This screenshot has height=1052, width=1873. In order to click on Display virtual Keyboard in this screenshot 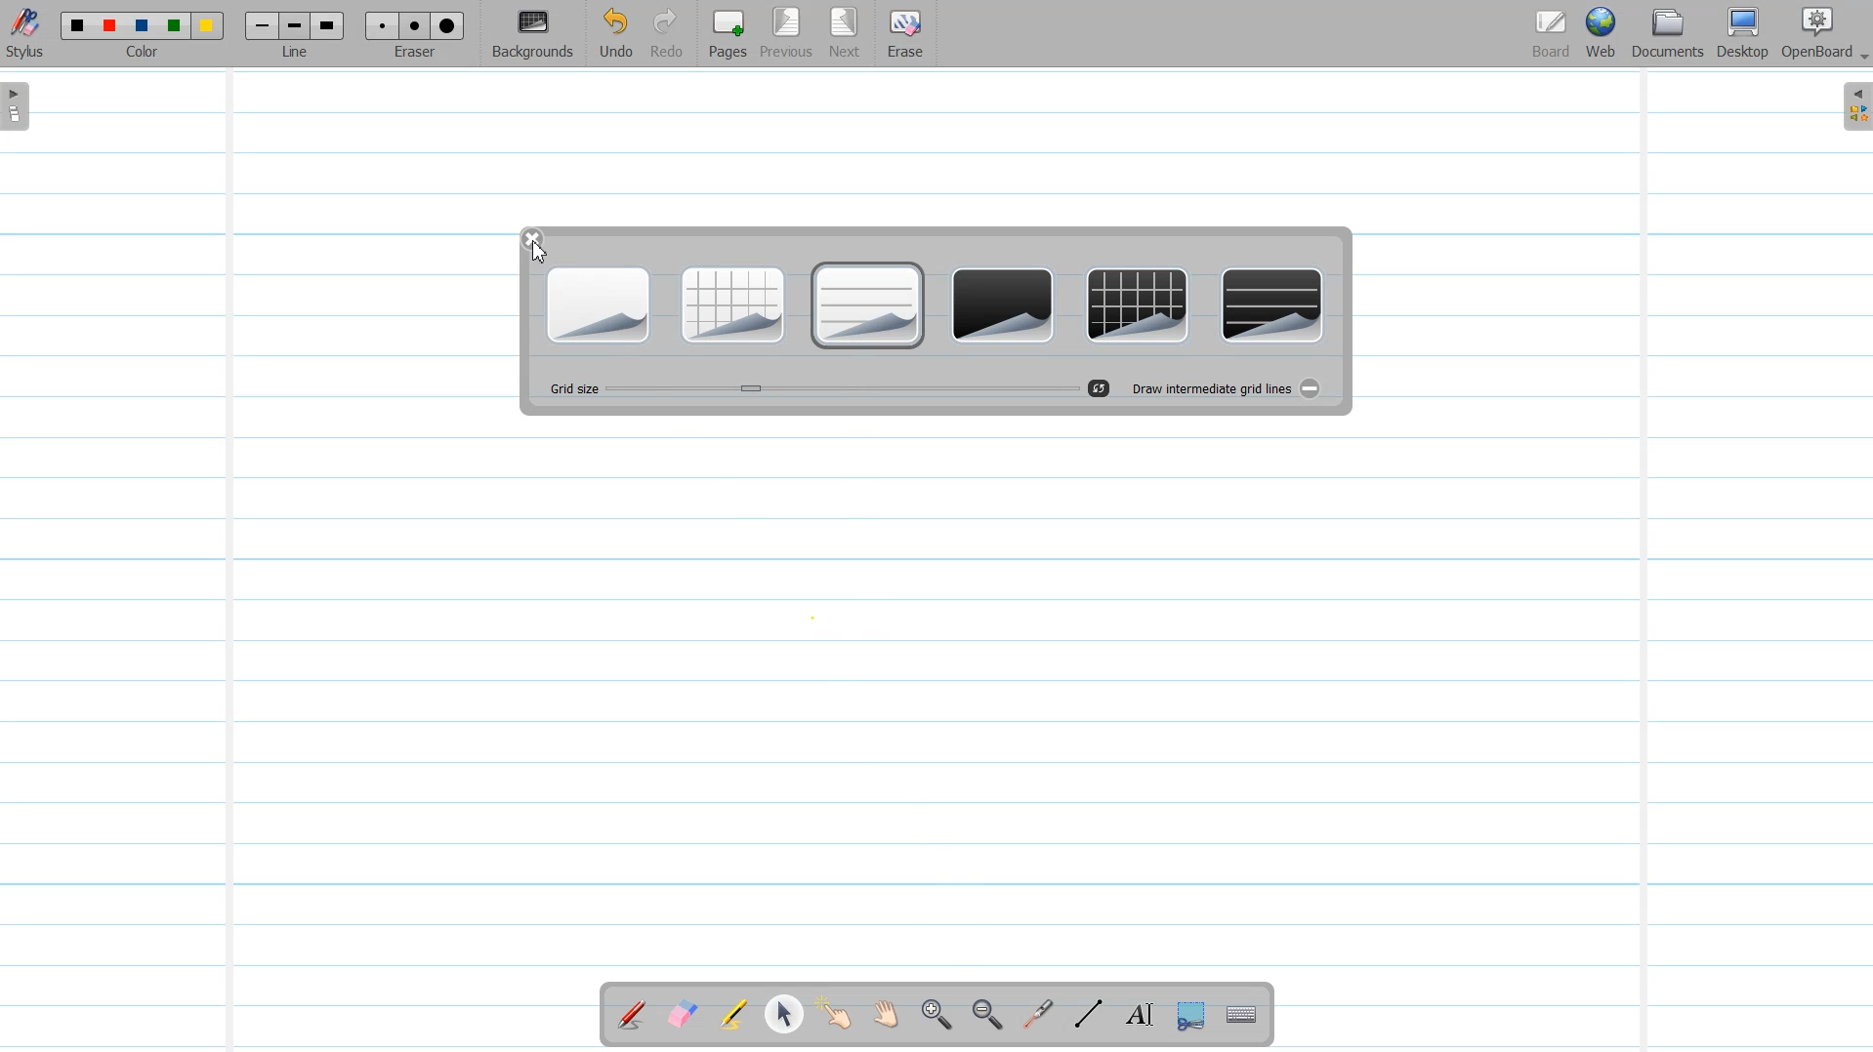, I will do `click(1242, 1016)`.